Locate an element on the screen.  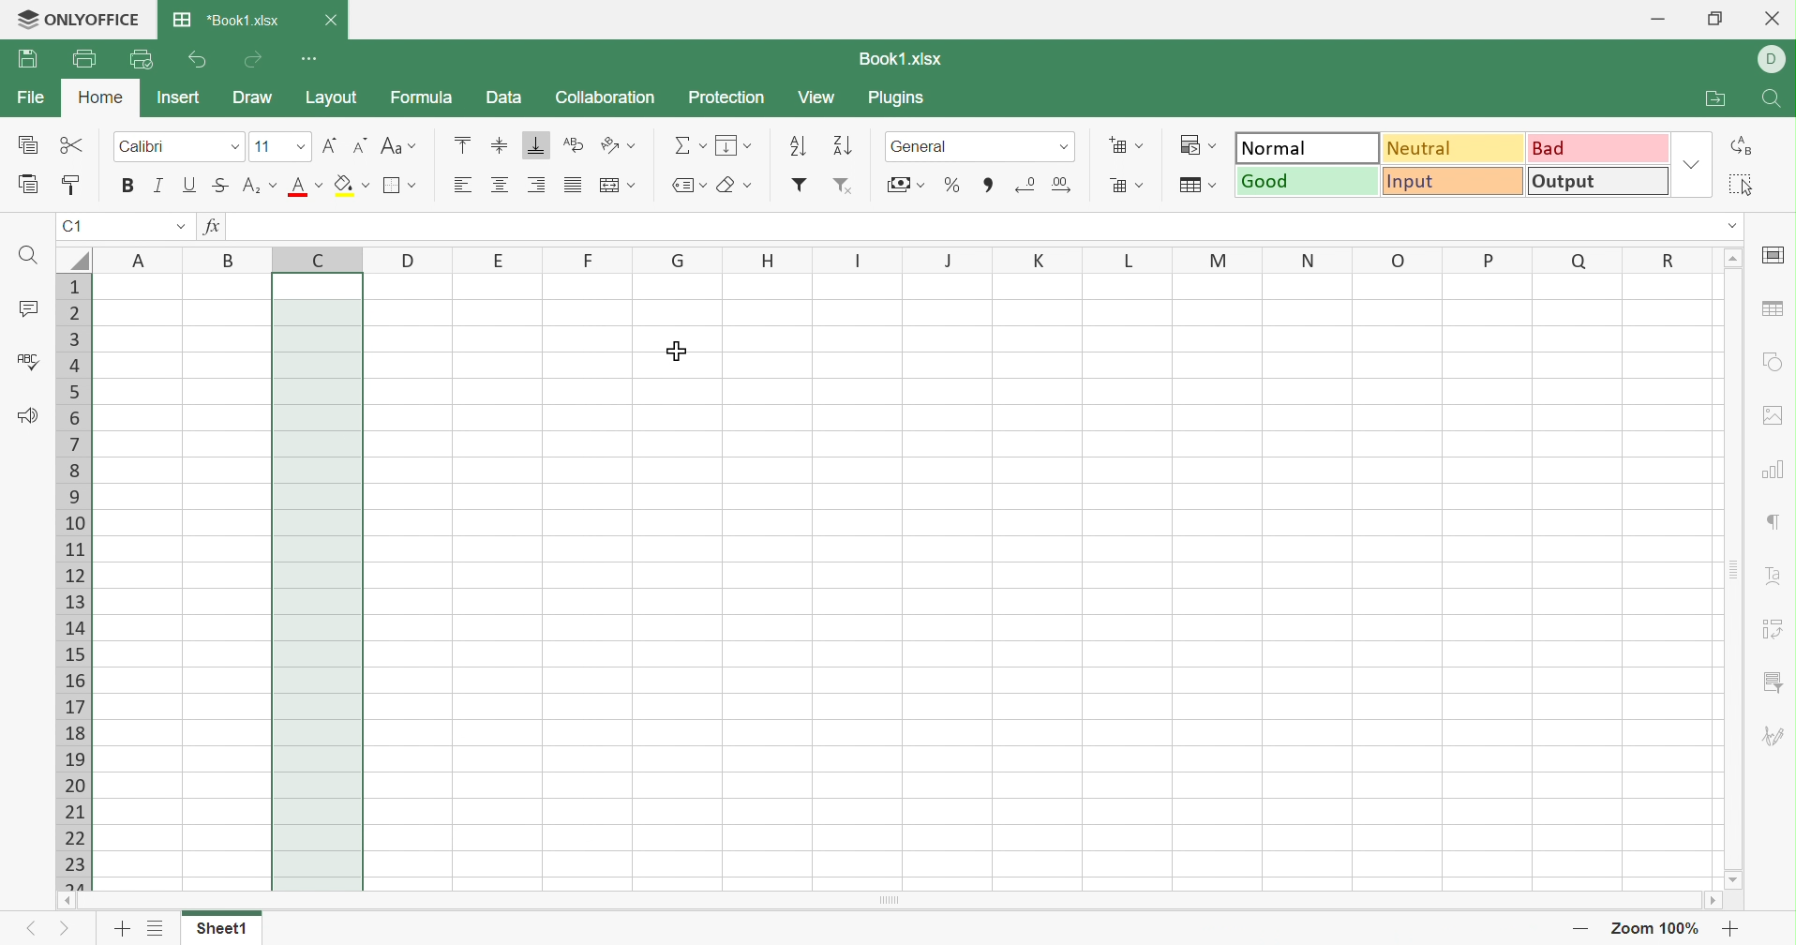
Undo is located at coordinates (196, 58).